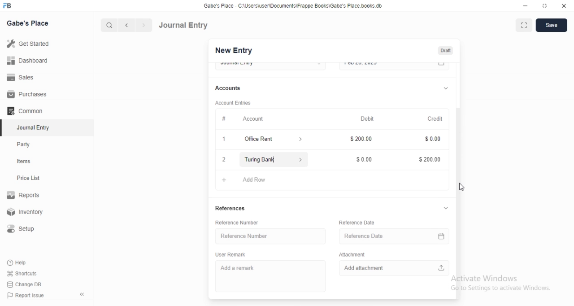  Describe the element at coordinates (108, 25) in the screenshot. I see `search` at that location.